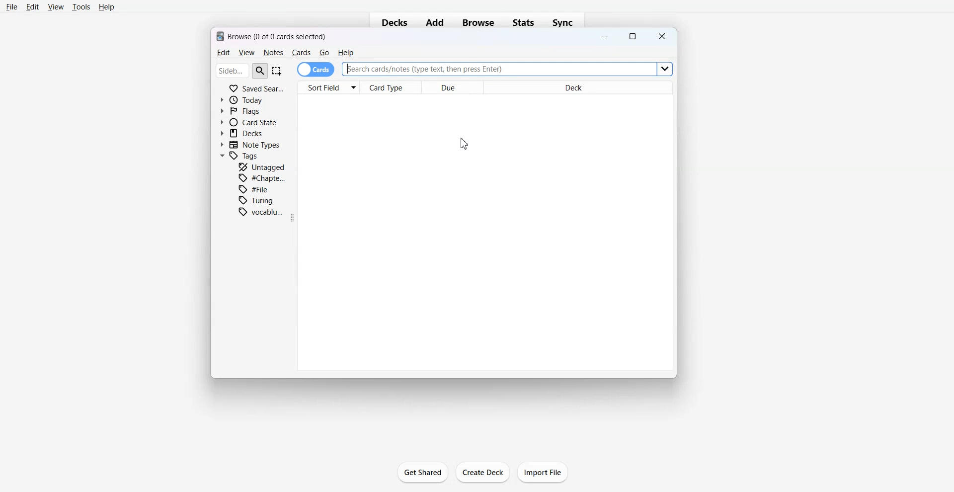 The image size is (954, 492). Describe the element at coordinates (256, 87) in the screenshot. I see `Saved Search` at that location.